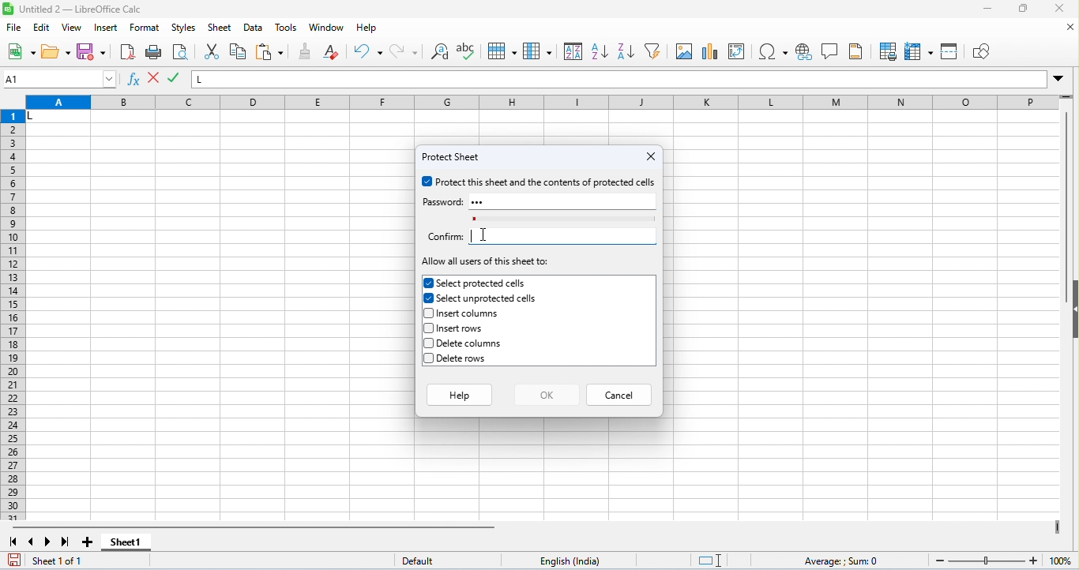 The height and width of the screenshot is (570, 1079). What do you see at coordinates (684, 51) in the screenshot?
I see `insert image` at bounding box center [684, 51].